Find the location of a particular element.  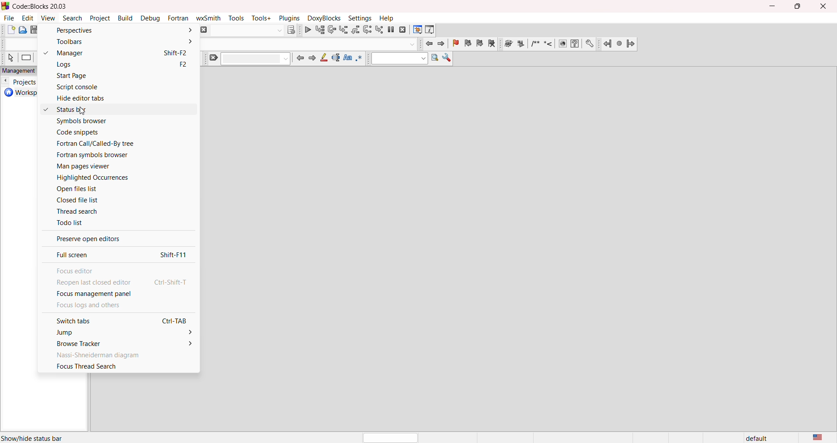

stop debugger is located at coordinates (403, 30).